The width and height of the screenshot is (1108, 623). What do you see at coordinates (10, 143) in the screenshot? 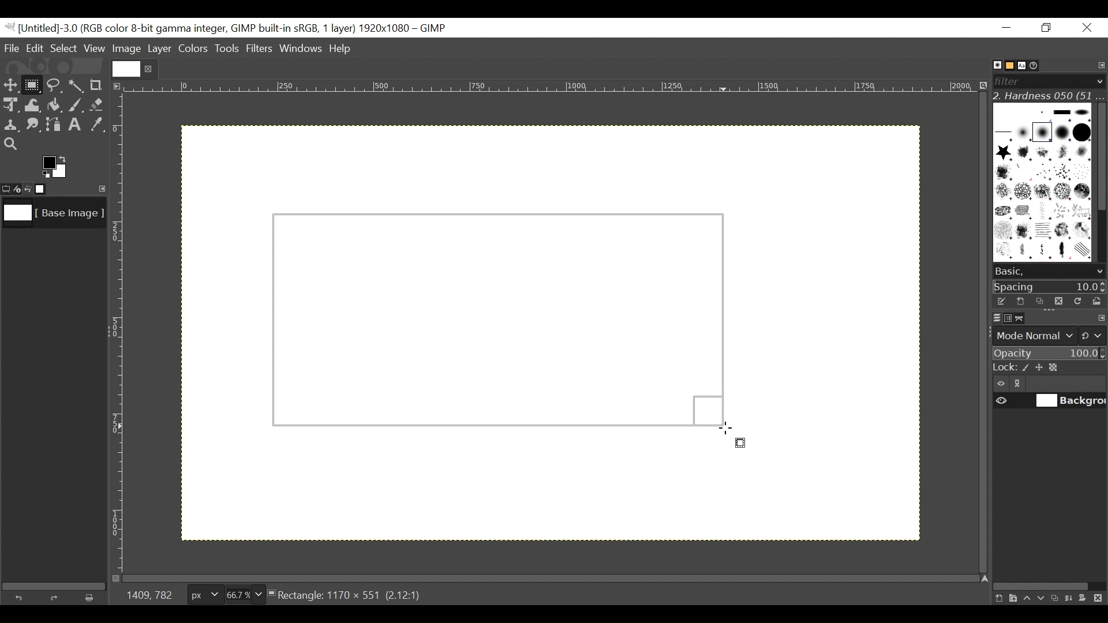
I see `Zoom tool` at bounding box center [10, 143].